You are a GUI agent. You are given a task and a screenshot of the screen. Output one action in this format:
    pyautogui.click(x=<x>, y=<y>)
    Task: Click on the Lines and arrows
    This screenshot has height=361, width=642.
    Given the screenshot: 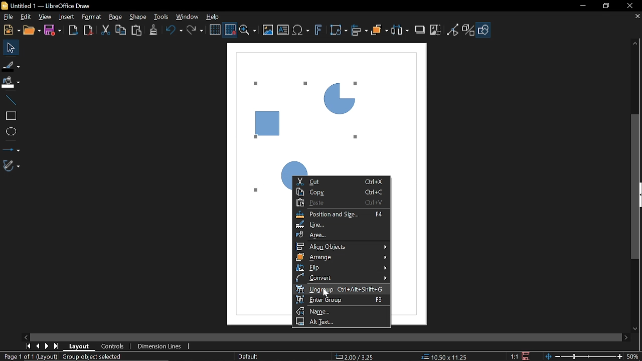 What is the action you would take?
    pyautogui.click(x=12, y=148)
    